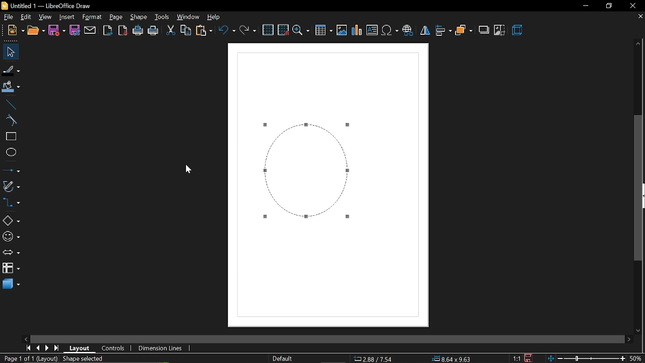 This screenshot has width=645, height=363. What do you see at coordinates (83, 359) in the screenshot?
I see `shape selected` at bounding box center [83, 359].